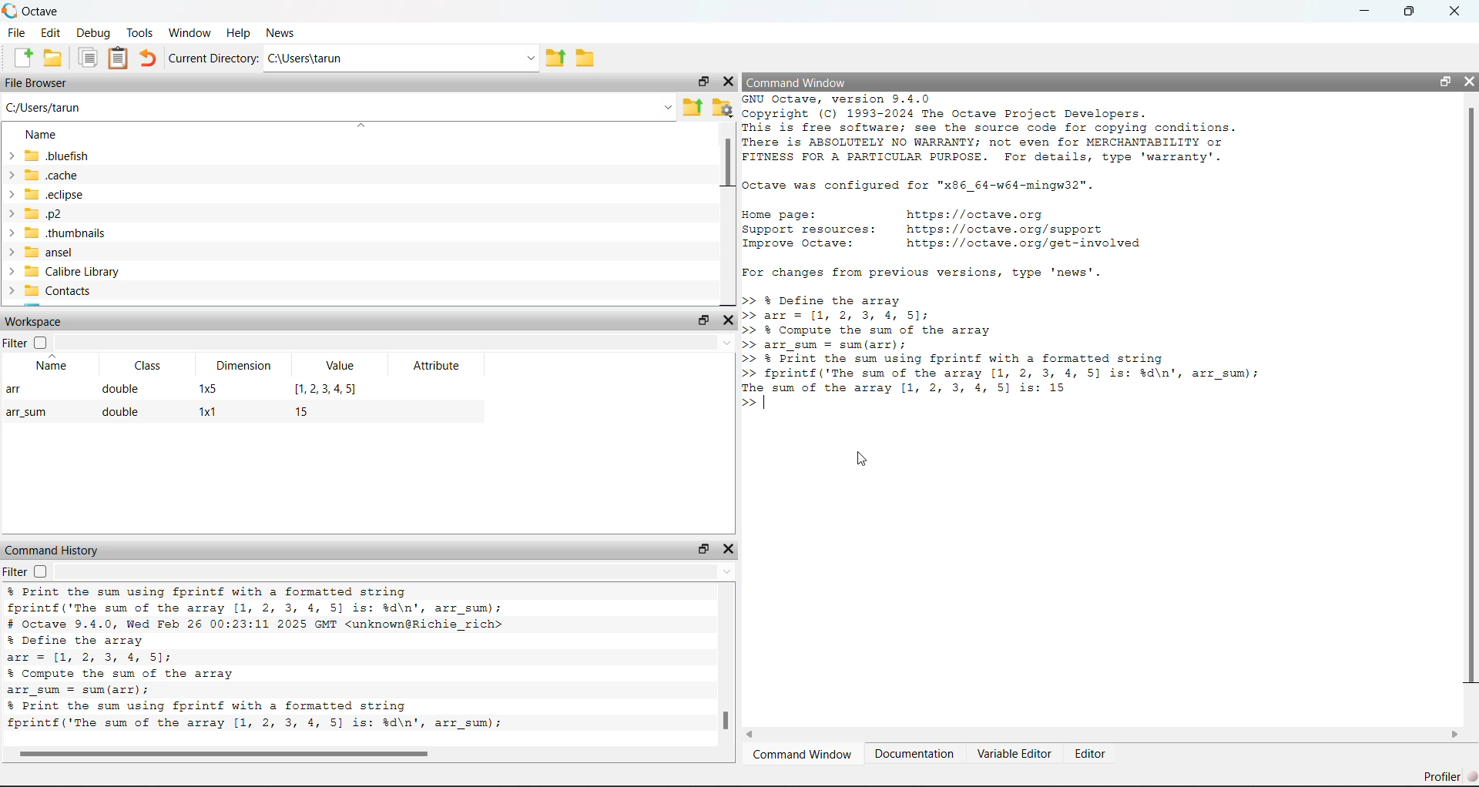 This screenshot has height=787, width=1479. Describe the element at coordinates (37, 132) in the screenshot. I see `Name` at that location.